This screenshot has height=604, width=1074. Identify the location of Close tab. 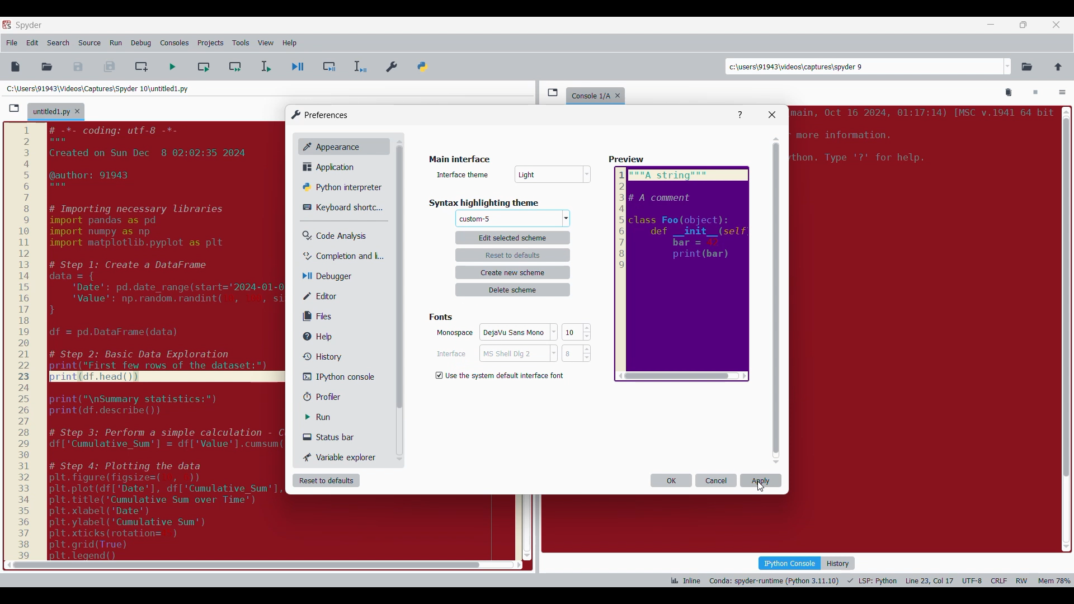
(1056, 25).